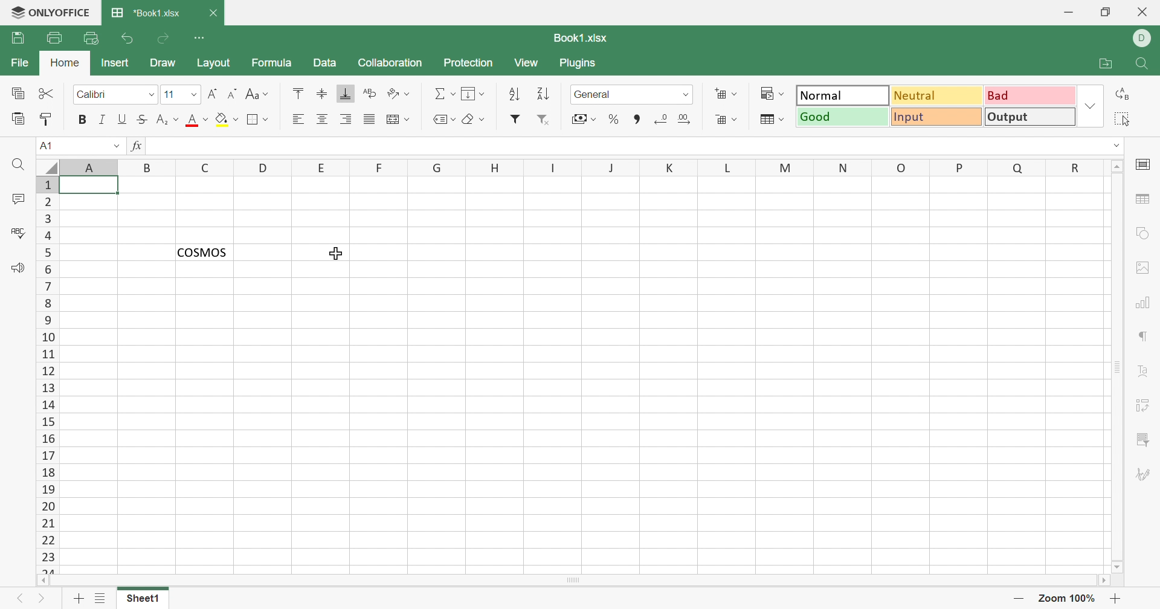 The width and height of the screenshot is (1160, 609). I want to click on Add sheet, so click(79, 599).